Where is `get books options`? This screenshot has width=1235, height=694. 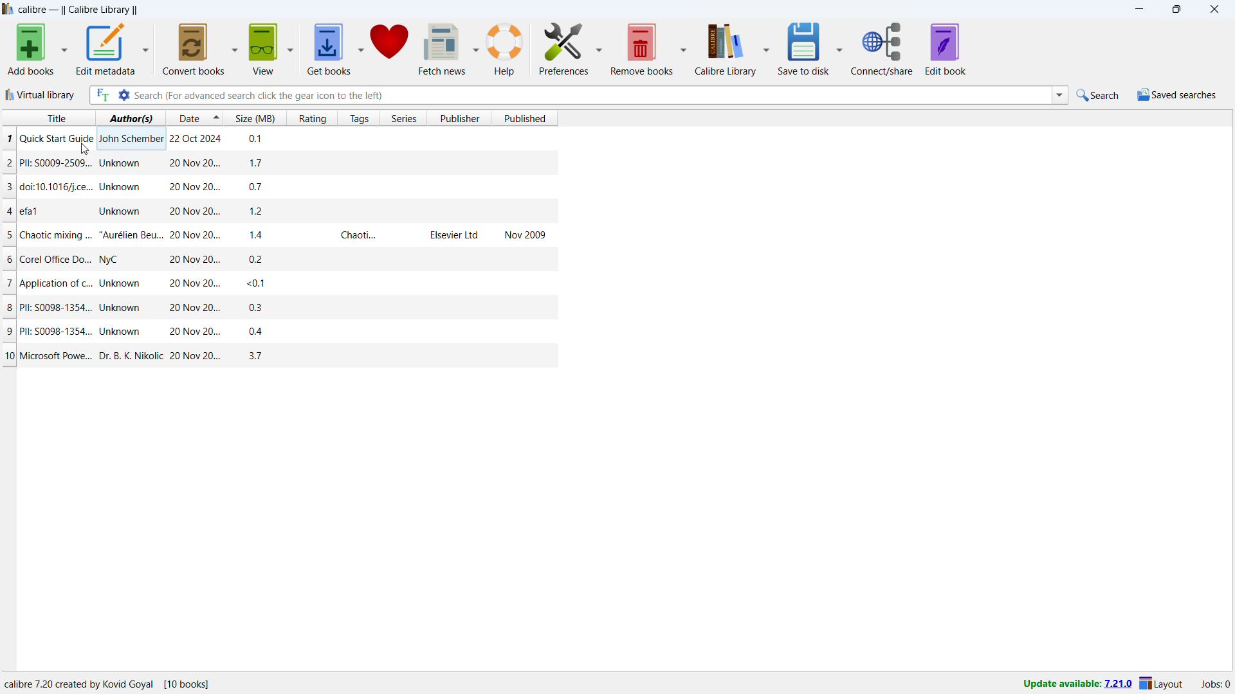
get books options is located at coordinates (360, 48).